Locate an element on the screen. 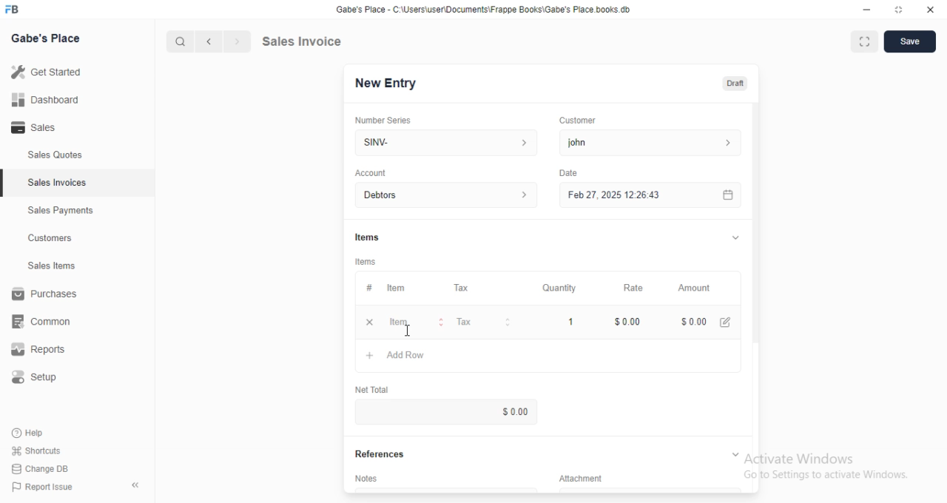 This screenshot has width=947, height=503. References is located at coordinates (377, 455).